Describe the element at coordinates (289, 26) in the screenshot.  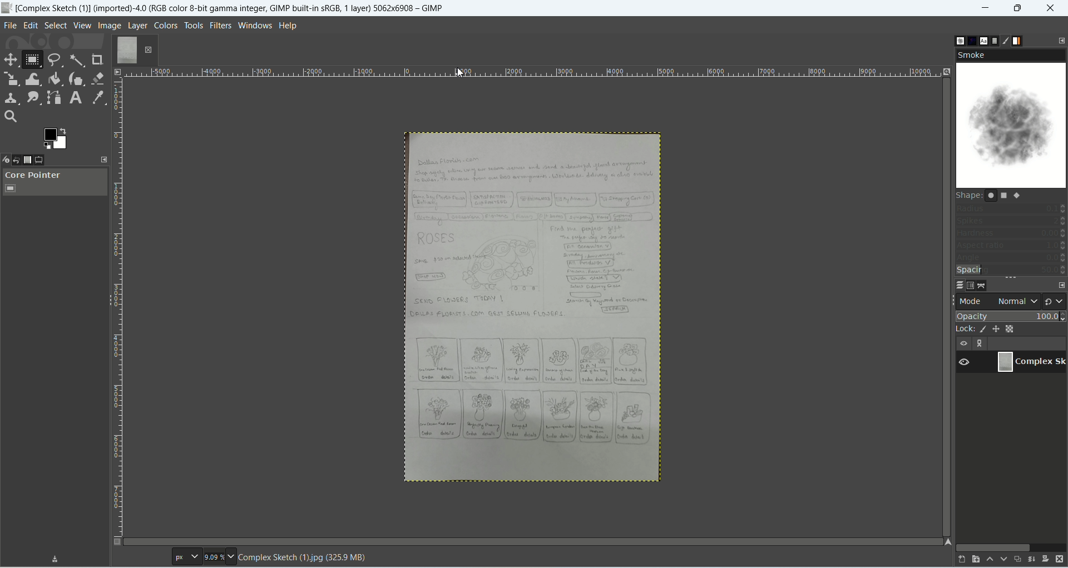
I see `help` at that location.